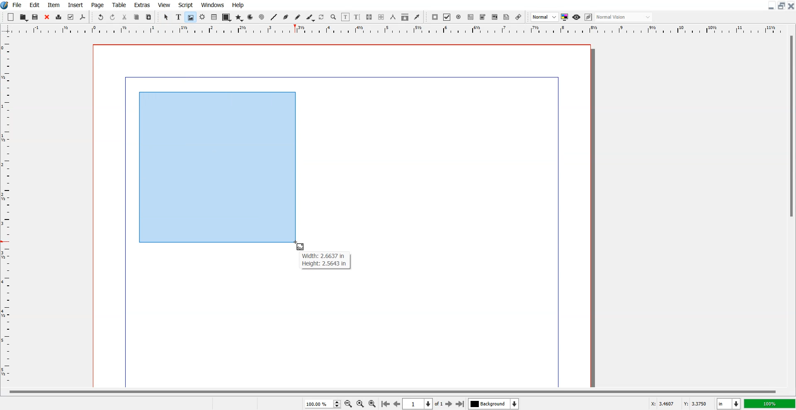 Image resolution: width=796 pixels, height=410 pixels. I want to click on Link Text frame, so click(369, 17).